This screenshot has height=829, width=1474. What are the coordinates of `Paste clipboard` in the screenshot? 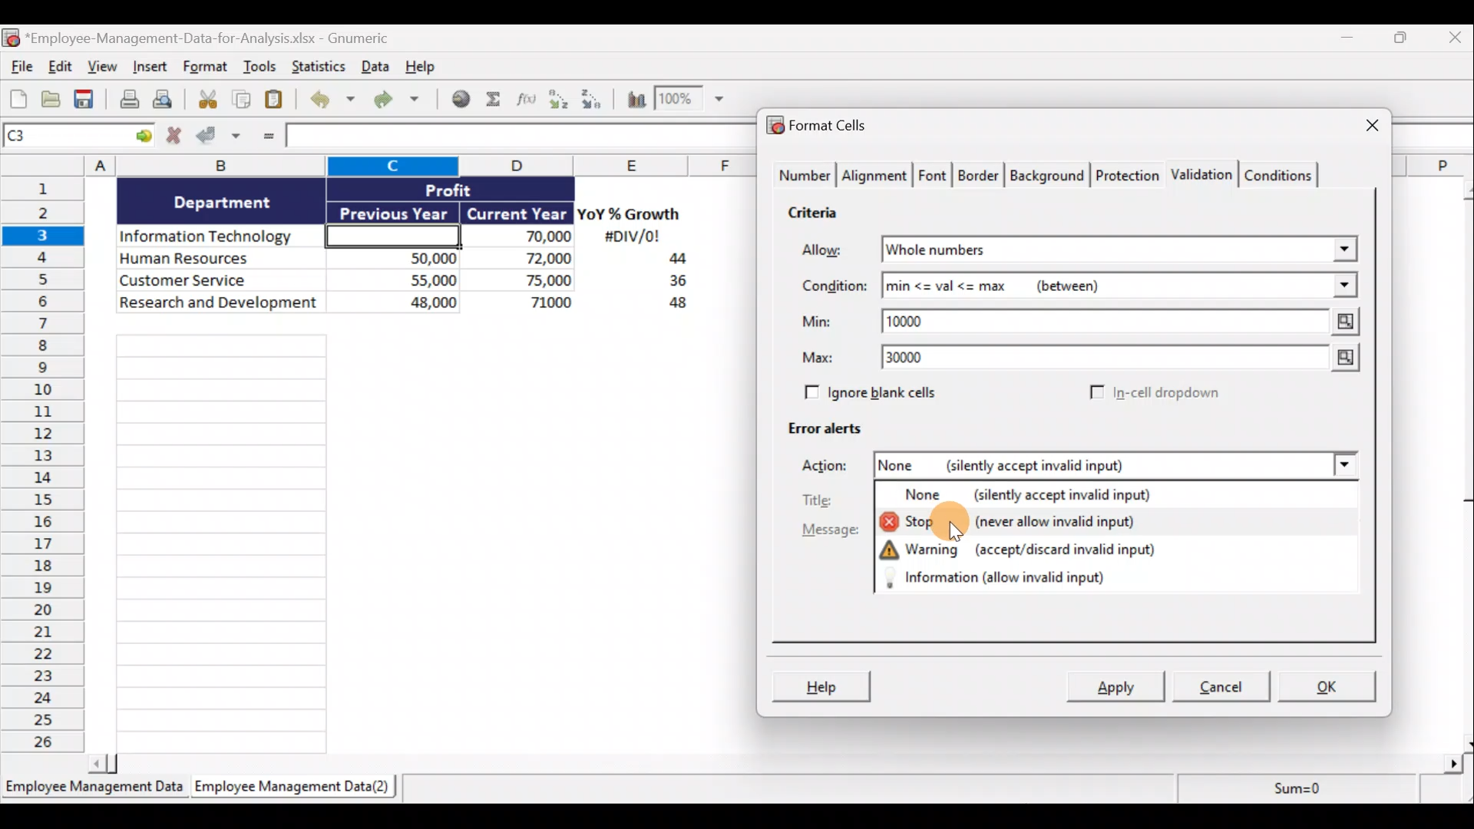 It's located at (279, 100).